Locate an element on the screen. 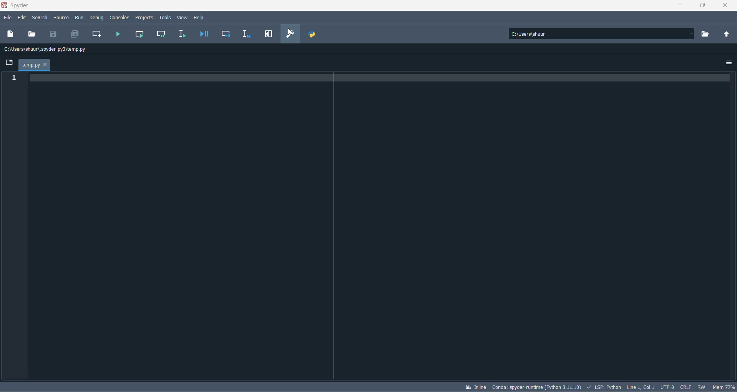 The image size is (737, 392). script is located at coordinates (604, 386).